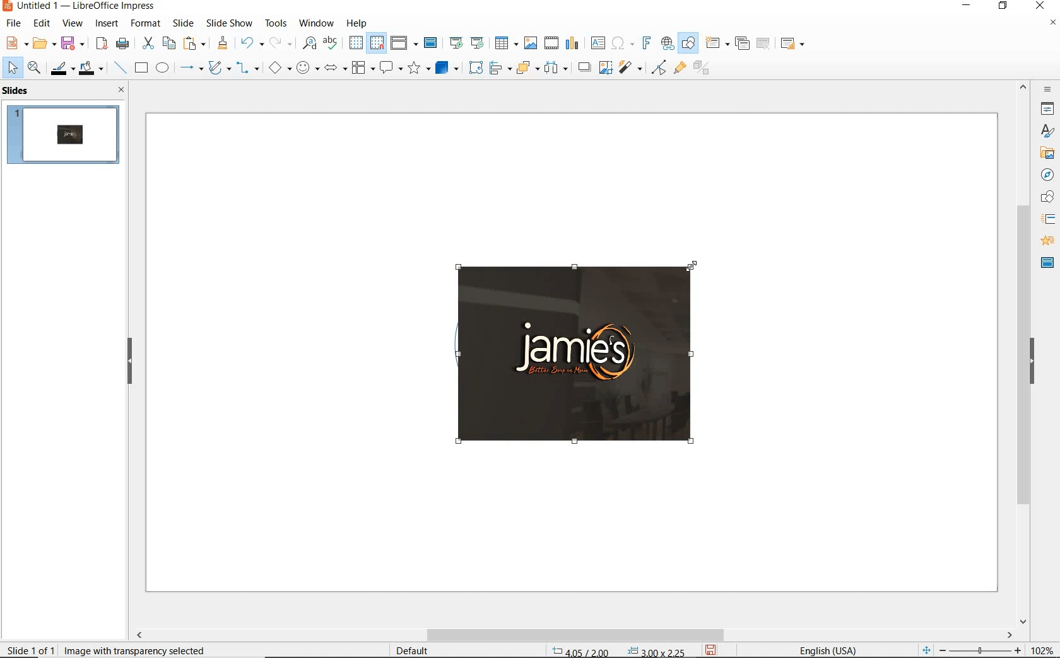  Describe the element at coordinates (1040, 6) in the screenshot. I see `close` at that location.